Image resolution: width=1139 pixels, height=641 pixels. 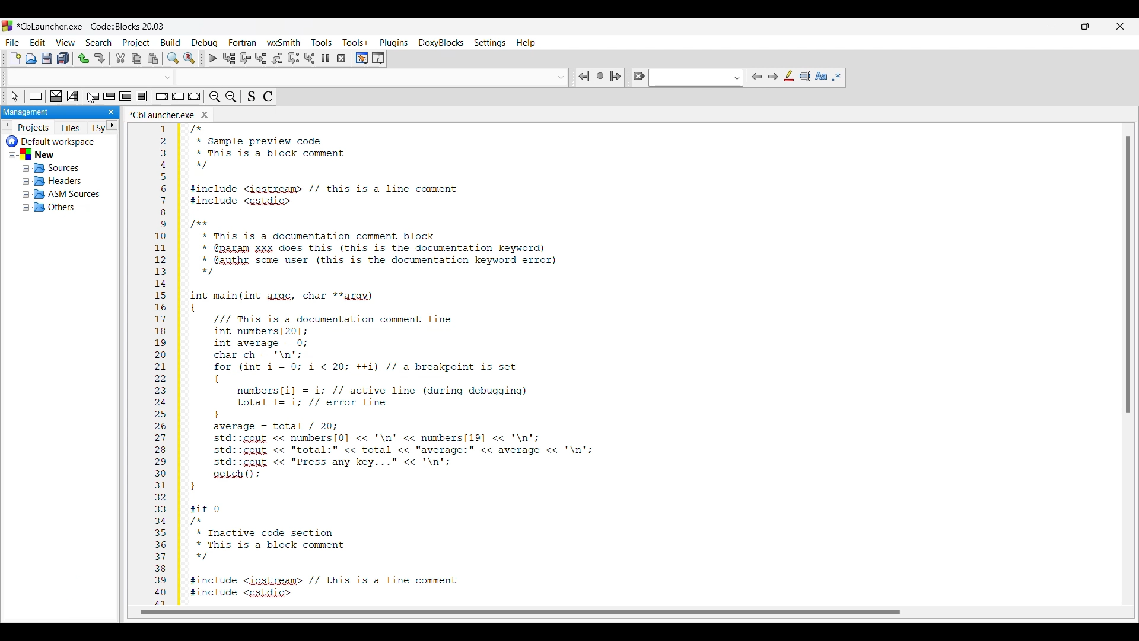 I want to click on numbers , so click(x=158, y=366).